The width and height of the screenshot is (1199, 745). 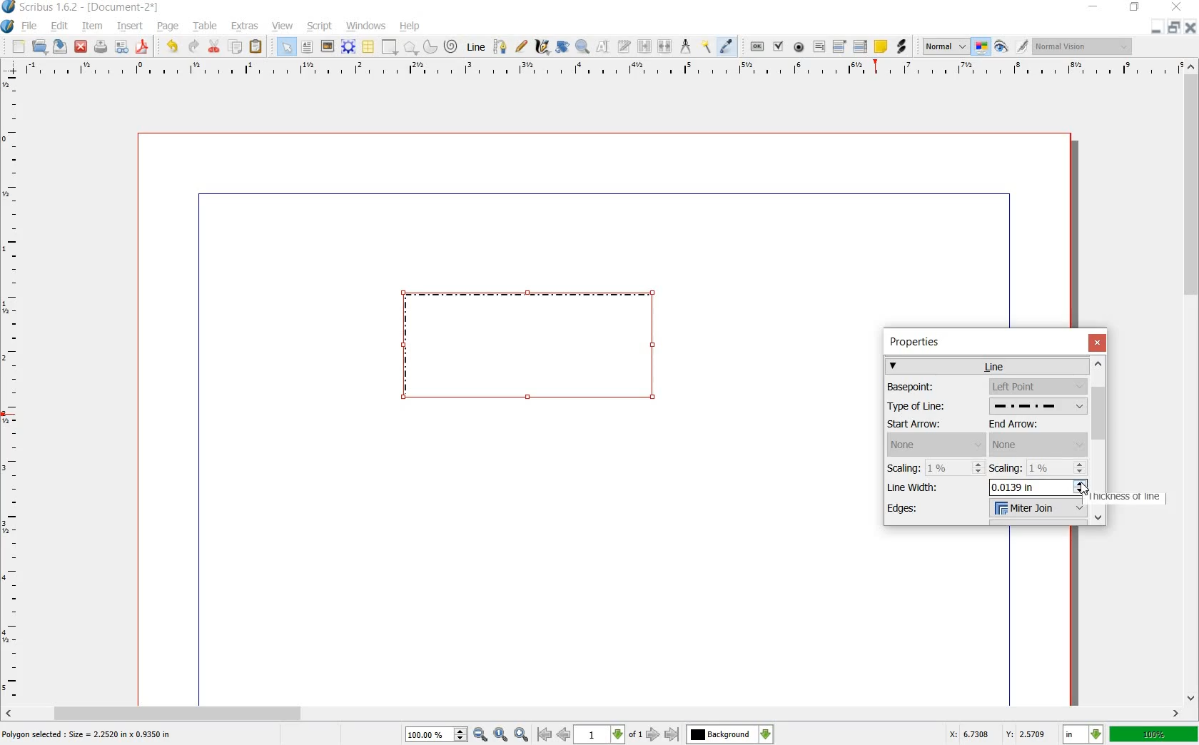 What do you see at coordinates (121, 48) in the screenshot?
I see `PRFELIGHT VERIFIER` at bounding box center [121, 48].